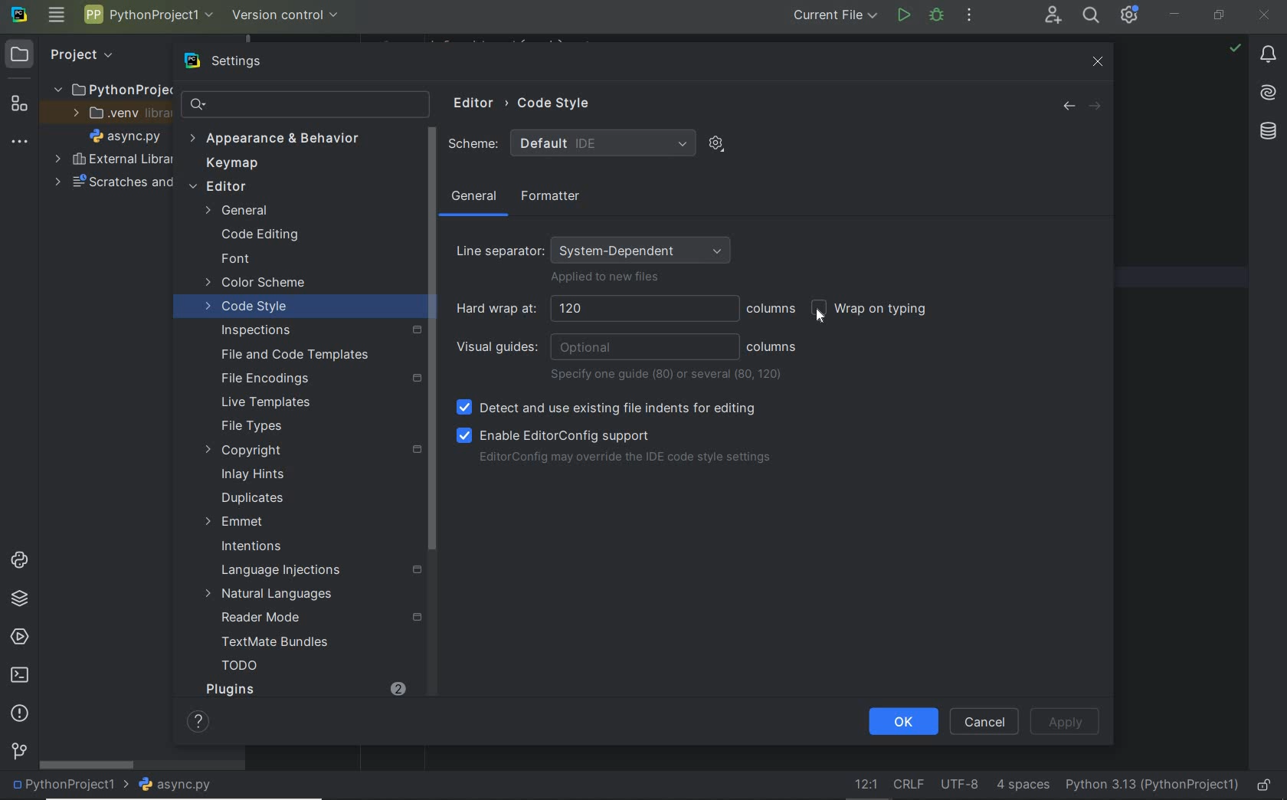 Image resolution: width=1287 pixels, height=800 pixels. What do you see at coordinates (286, 139) in the screenshot?
I see `Appearance & behavior` at bounding box center [286, 139].